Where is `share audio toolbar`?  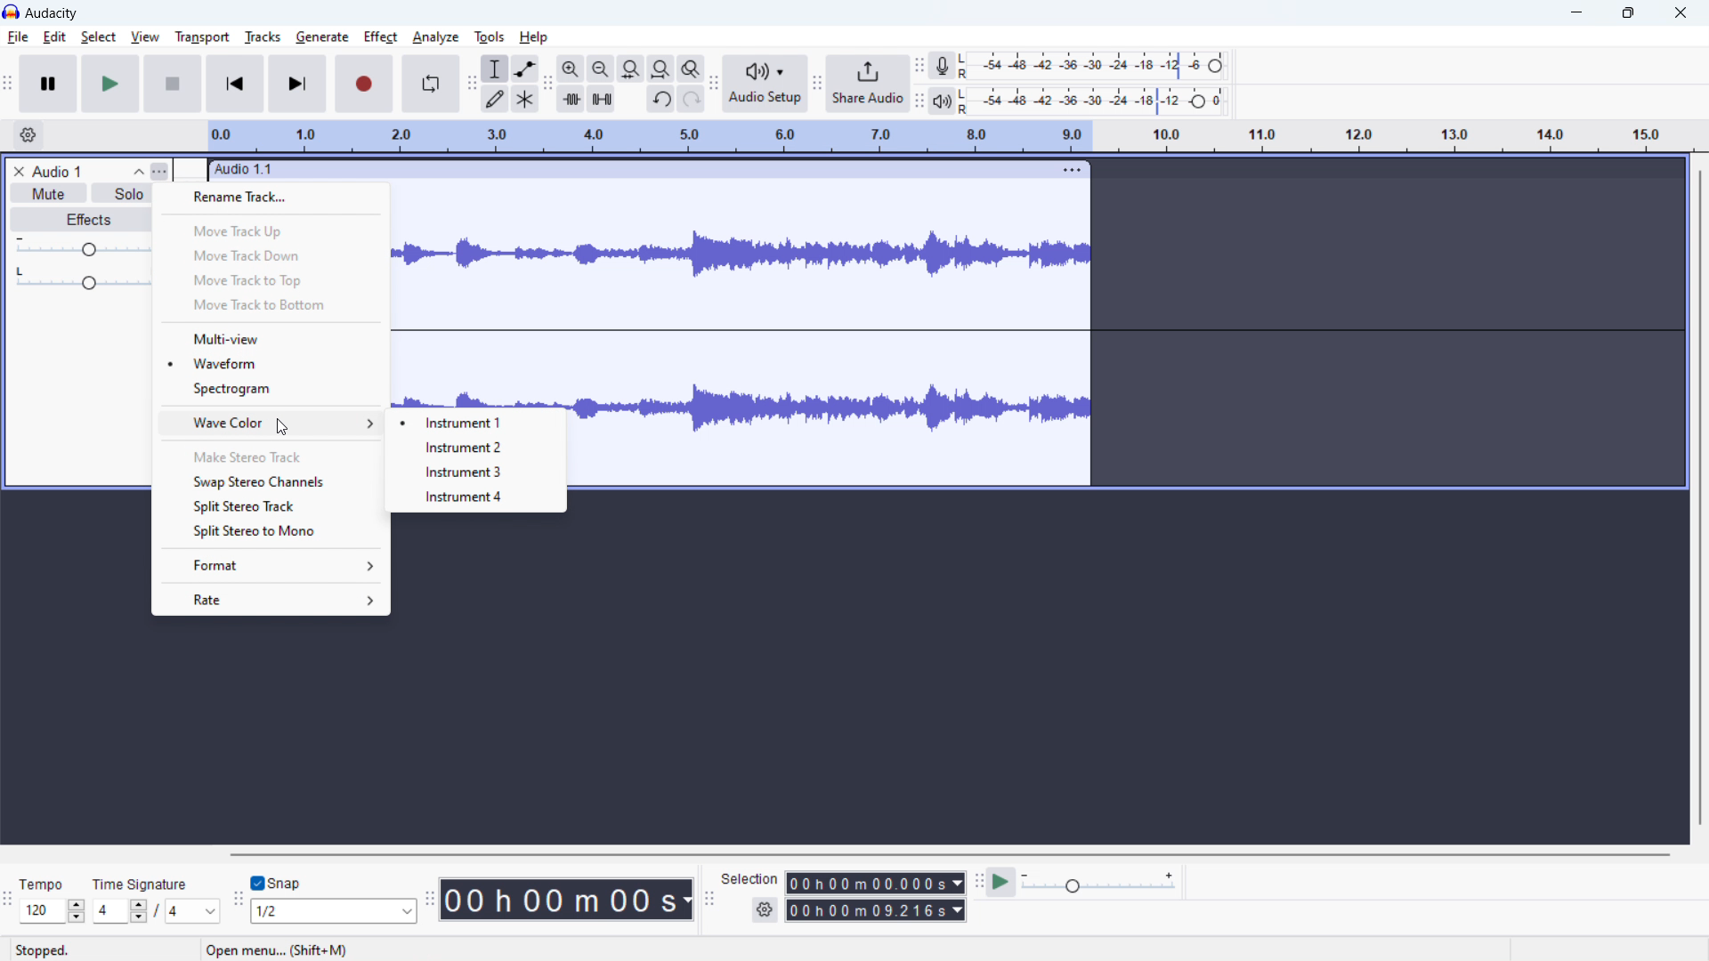 share audio toolbar is located at coordinates (816, 85).